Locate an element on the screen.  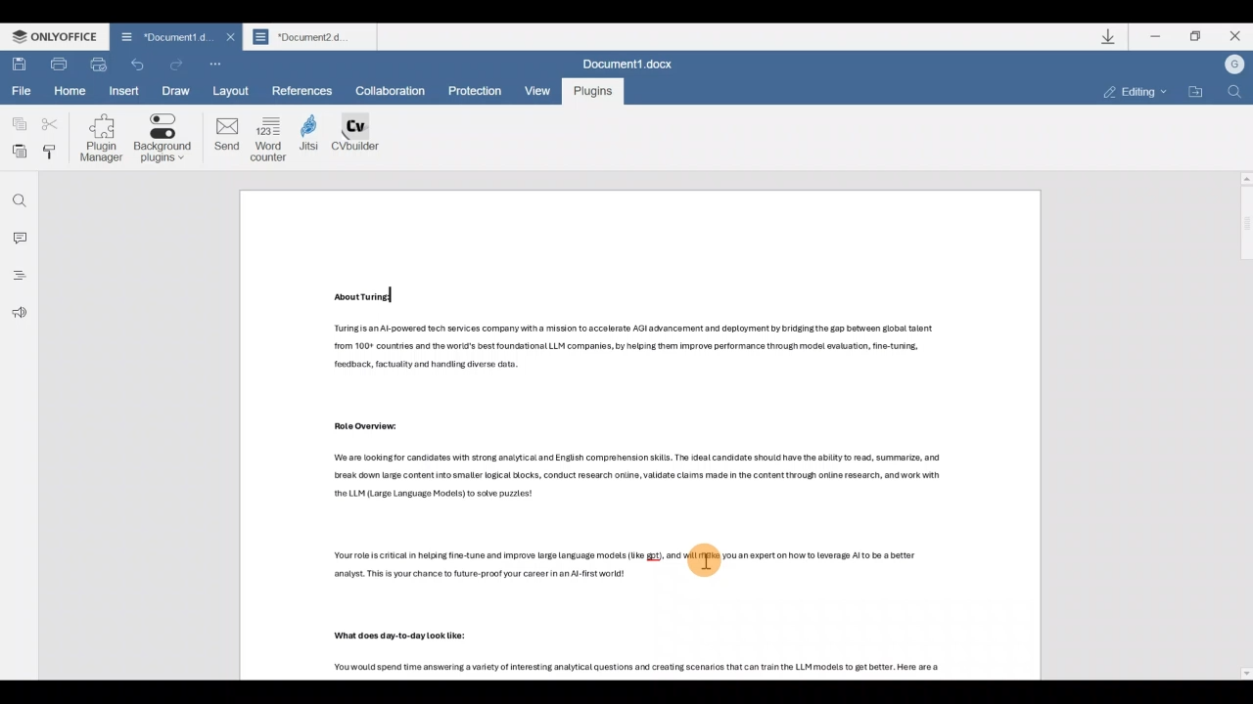
References is located at coordinates (303, 90).